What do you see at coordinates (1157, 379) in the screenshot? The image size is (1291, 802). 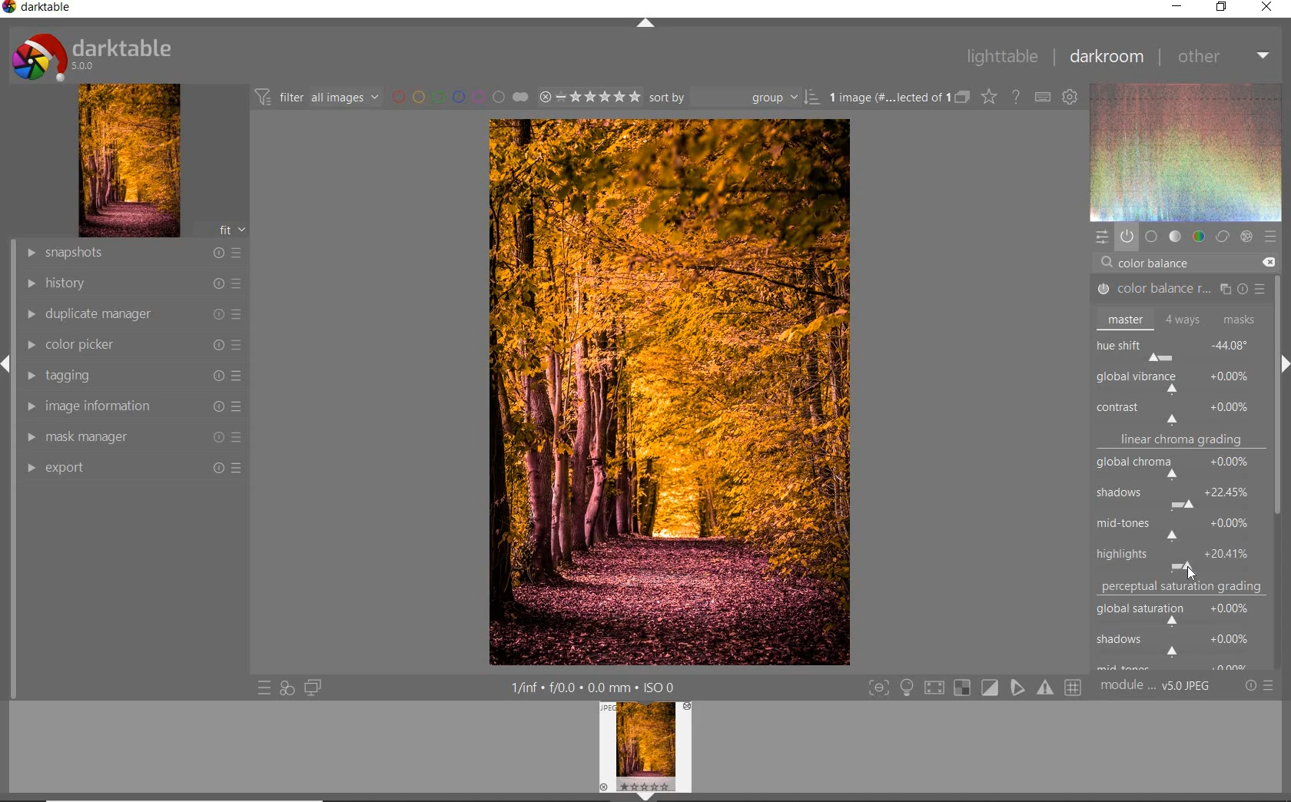 I see `ROTATE ALL HUES BY AN ANGLE AT THE SAME LUMINANCE` at bounding box center [1157, 379].